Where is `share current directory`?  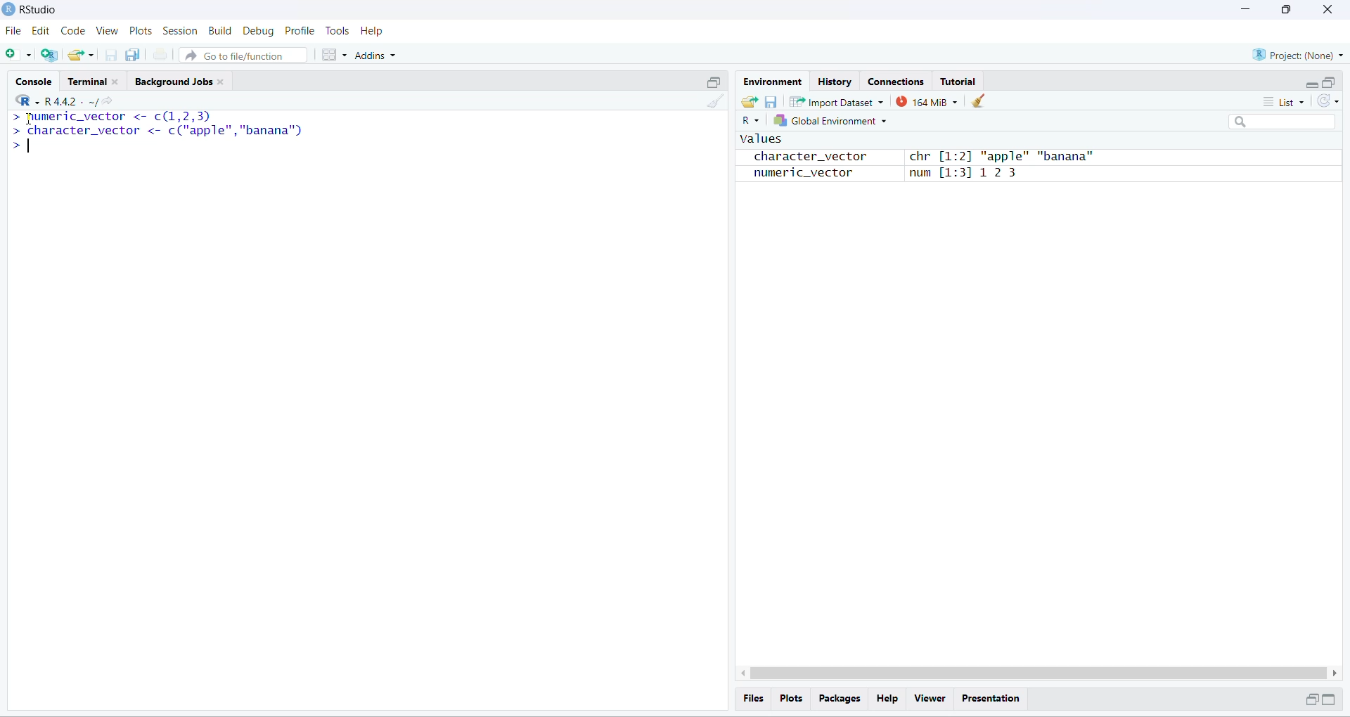
share current directory is located at coordinates (101, 103).